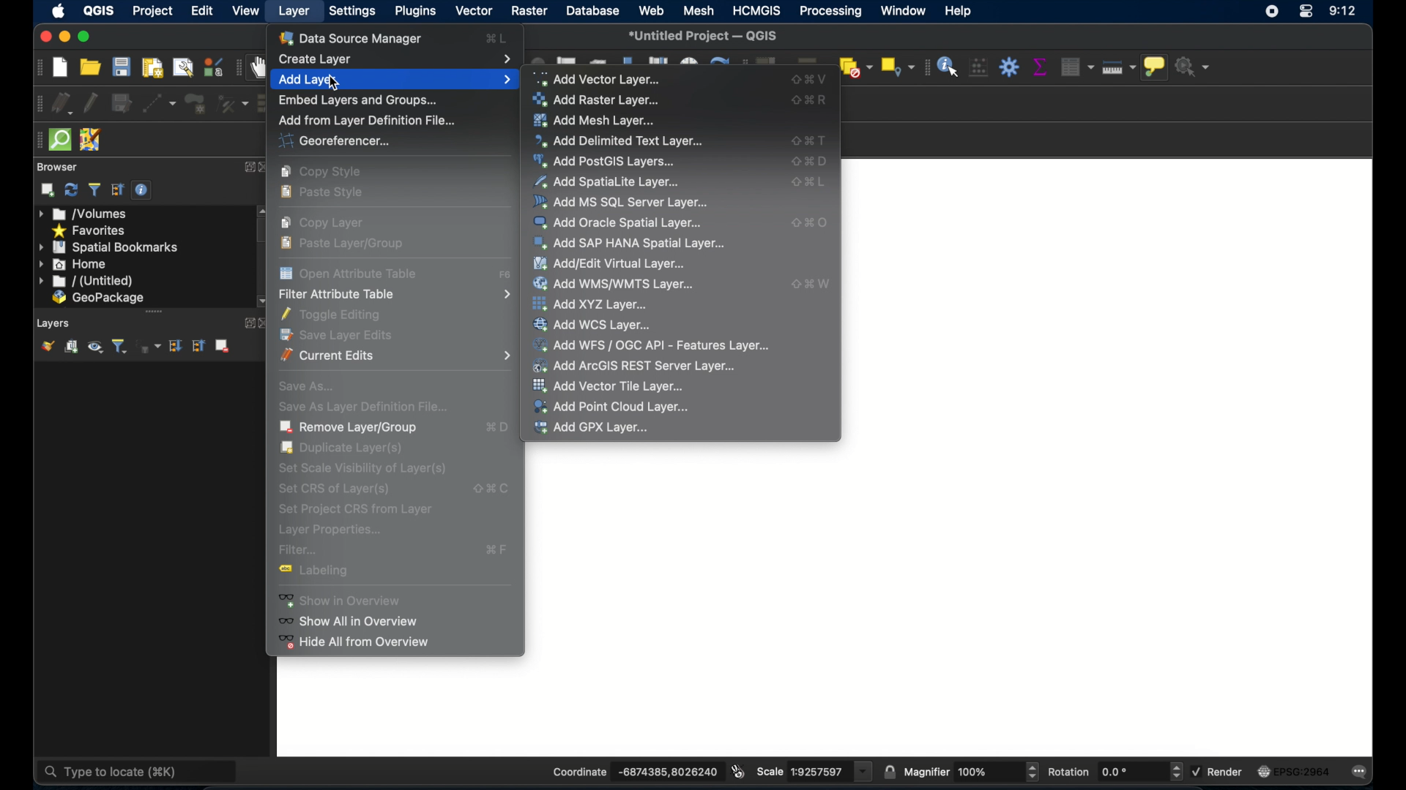 The height and width of the screenshot is (790, 1406). Describe the element at coordinates (396, 275) in the screenshot. I see `Open Attribute Table` at that location.